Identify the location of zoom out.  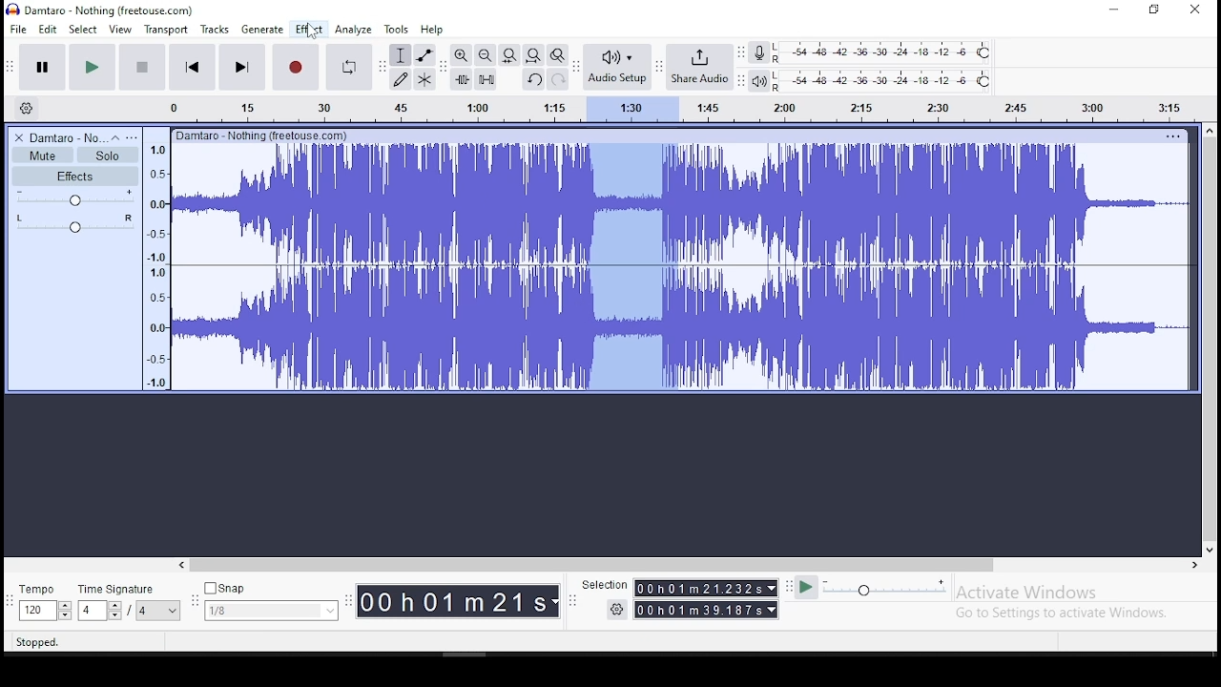
(485, 54).